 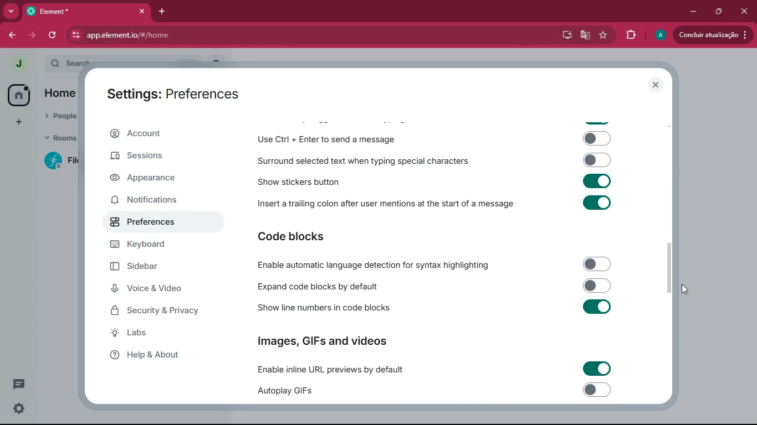 I want to click on Images, GIFs and videos, so click(x=324, y=340).